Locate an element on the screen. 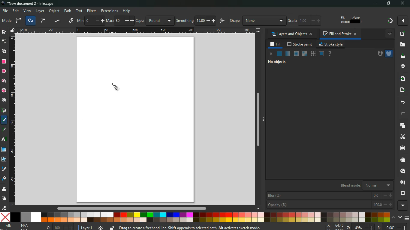 This screenshot has width=410, height=230. layers is located at coordinates (402, 125).